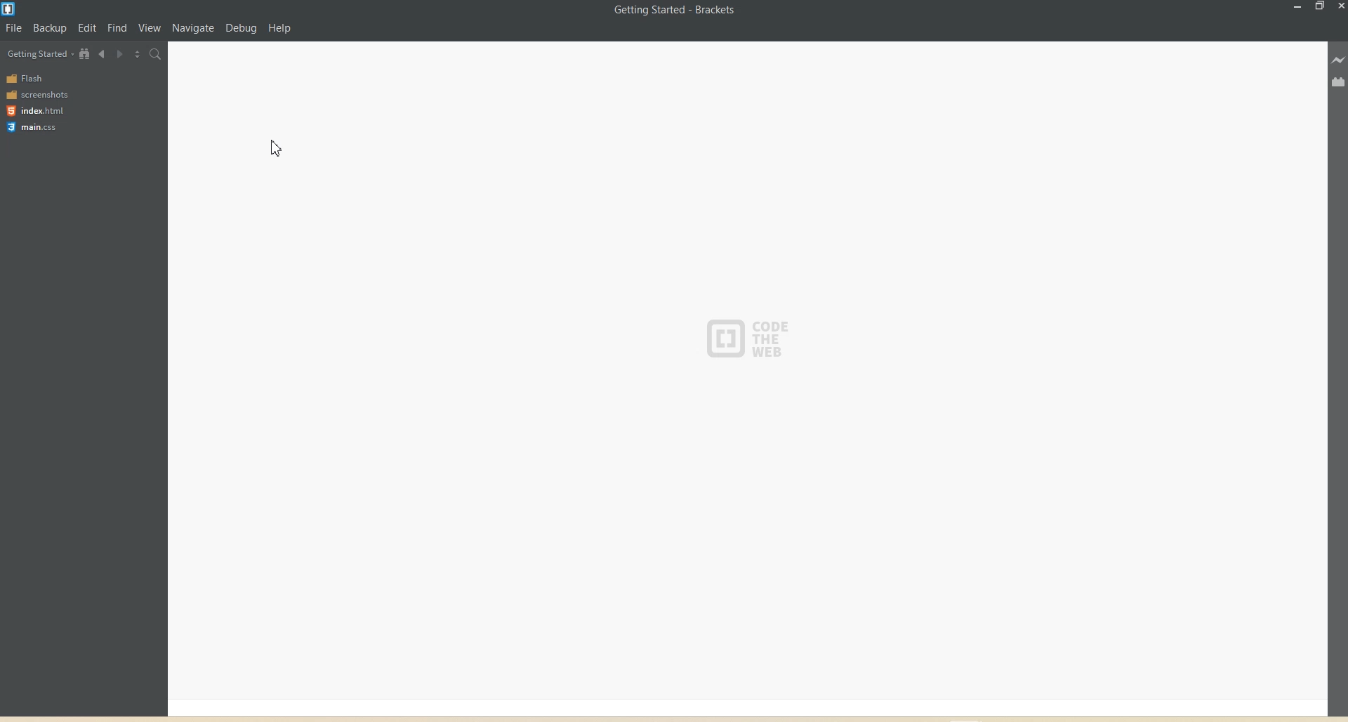  I want to click on Getting Started - Brackets, so click(674, 11).